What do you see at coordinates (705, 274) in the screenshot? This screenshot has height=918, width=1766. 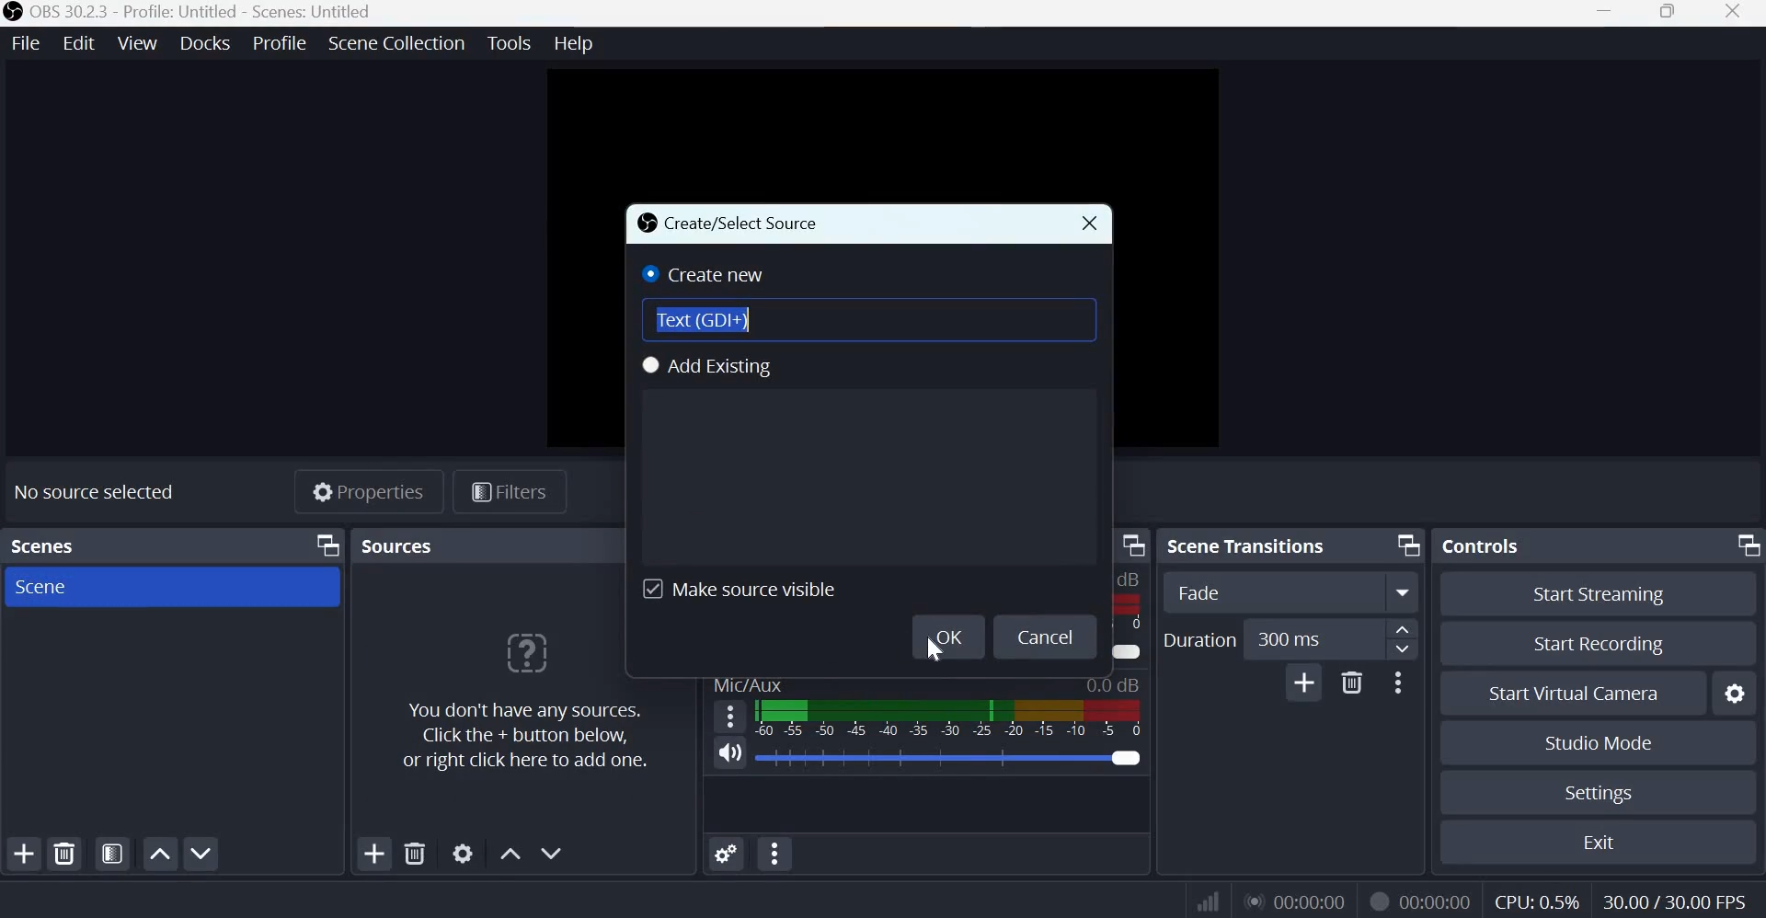 I see `Create new` at bounding box center [705, 274].